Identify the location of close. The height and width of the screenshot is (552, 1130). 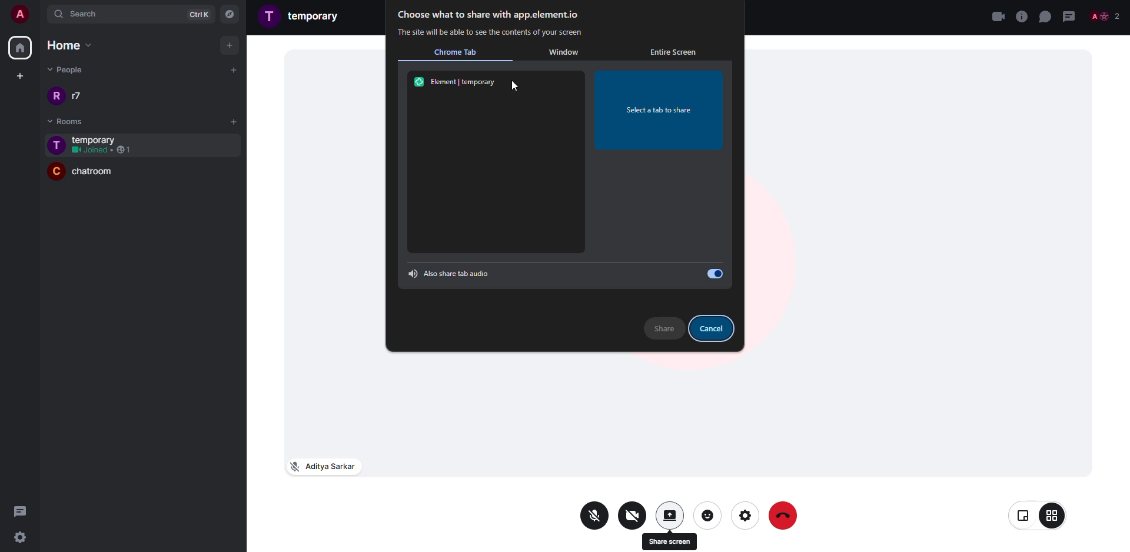
(998, 16).